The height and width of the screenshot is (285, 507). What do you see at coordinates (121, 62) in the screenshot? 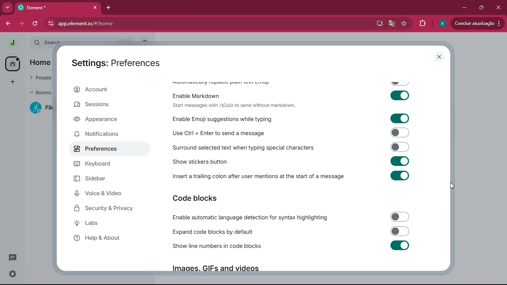
I see `settings : preferences` at bounding box center [121, 62].